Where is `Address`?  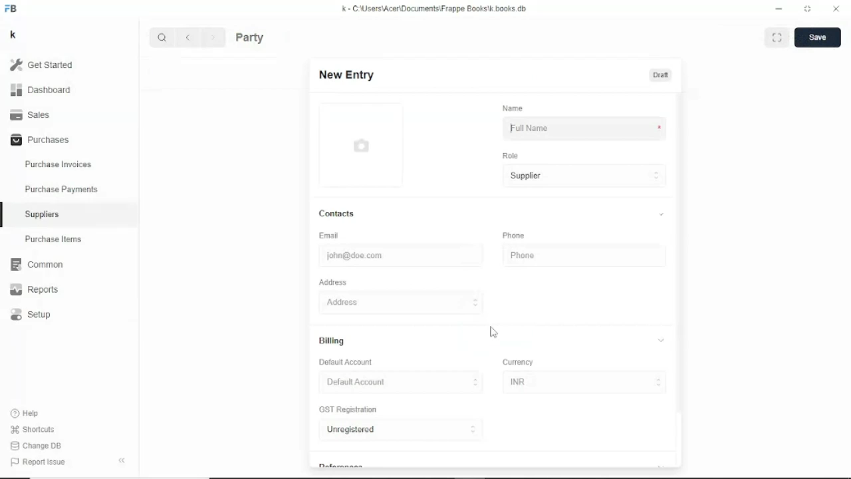
Address is located at coordinates (491, 302).